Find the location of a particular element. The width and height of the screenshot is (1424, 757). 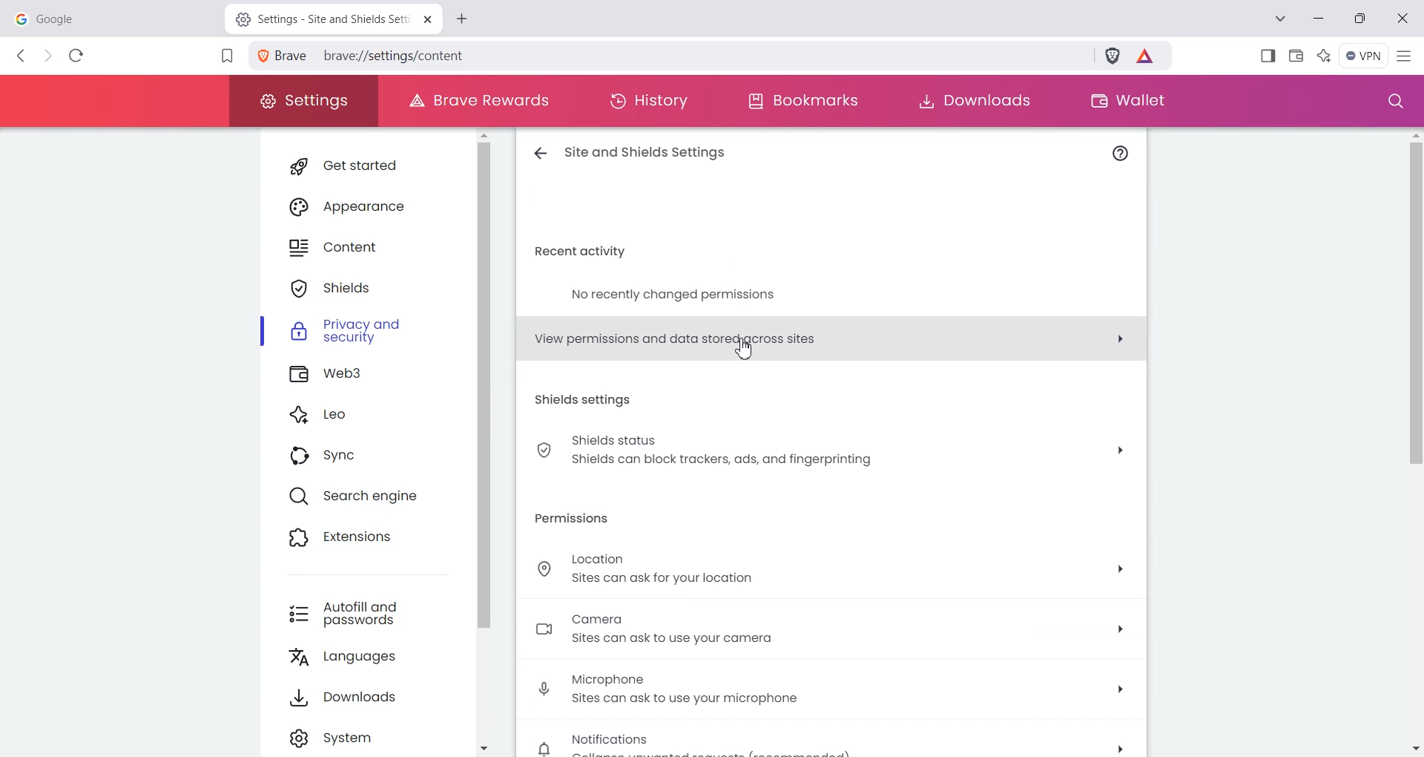

Extensions is located at coordinates (364, 540).